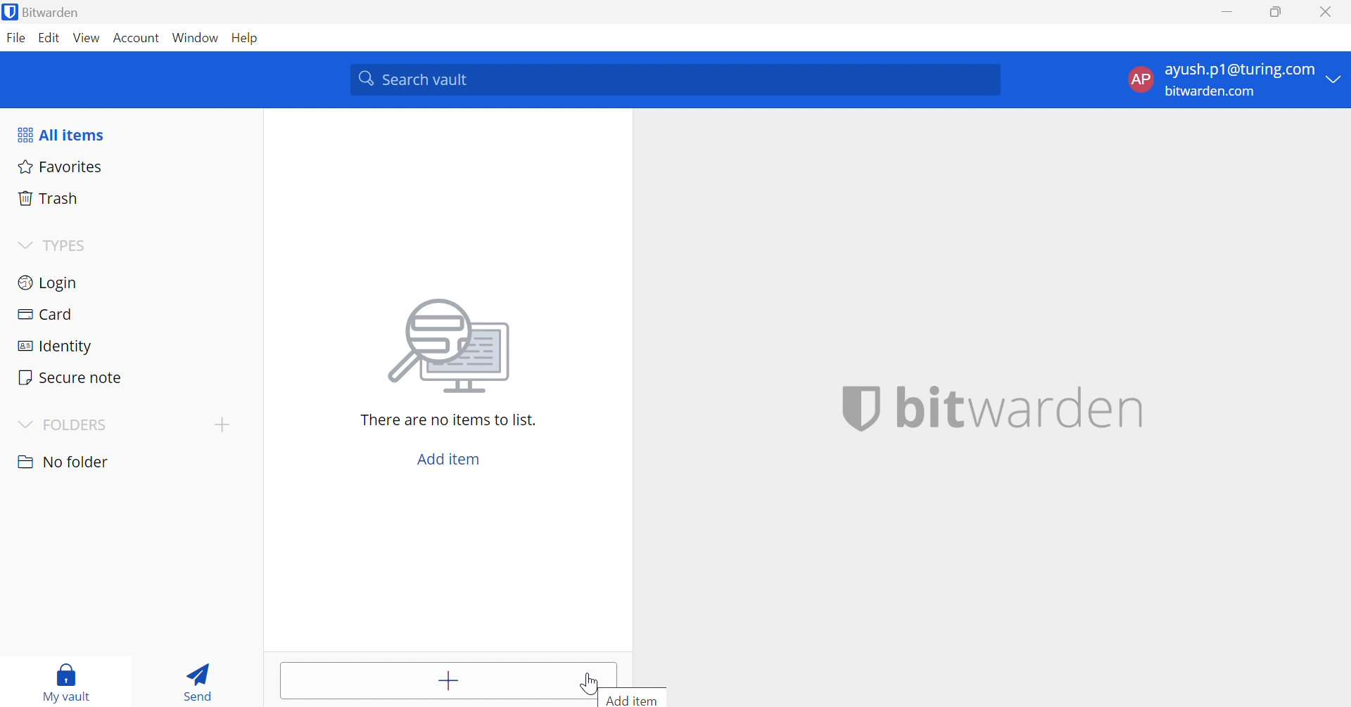  Describe the element at coordinates (44, 11) in the screenshot. I see `Bitwarden` at that location.